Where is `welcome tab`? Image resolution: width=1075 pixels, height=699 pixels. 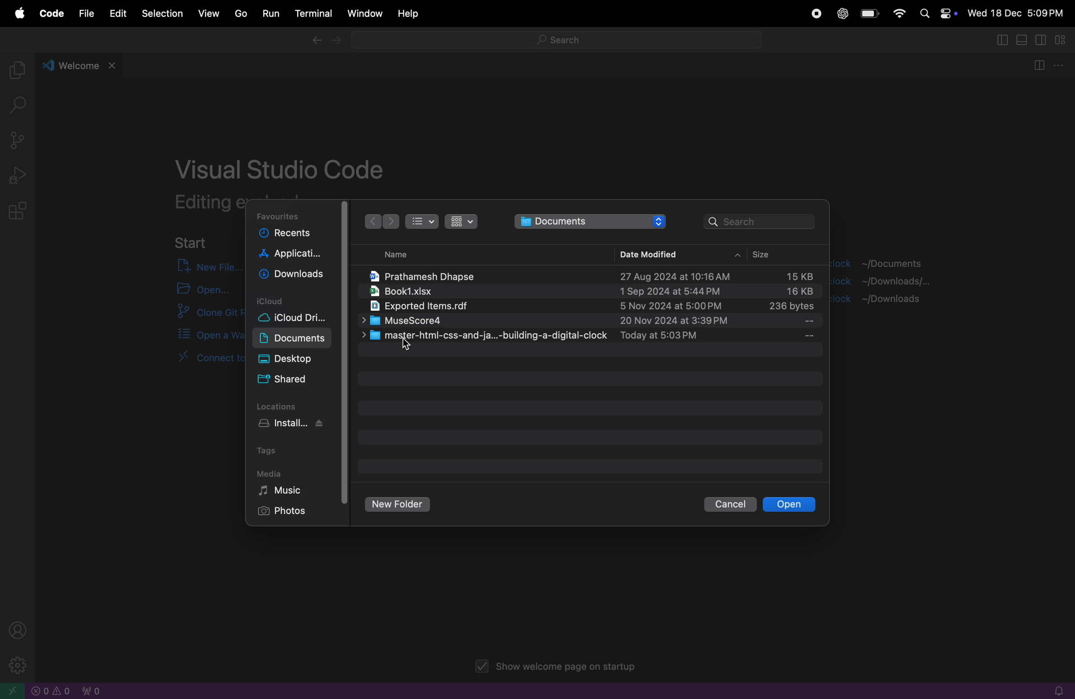 welcome tab is located at coordinates (81, 64).